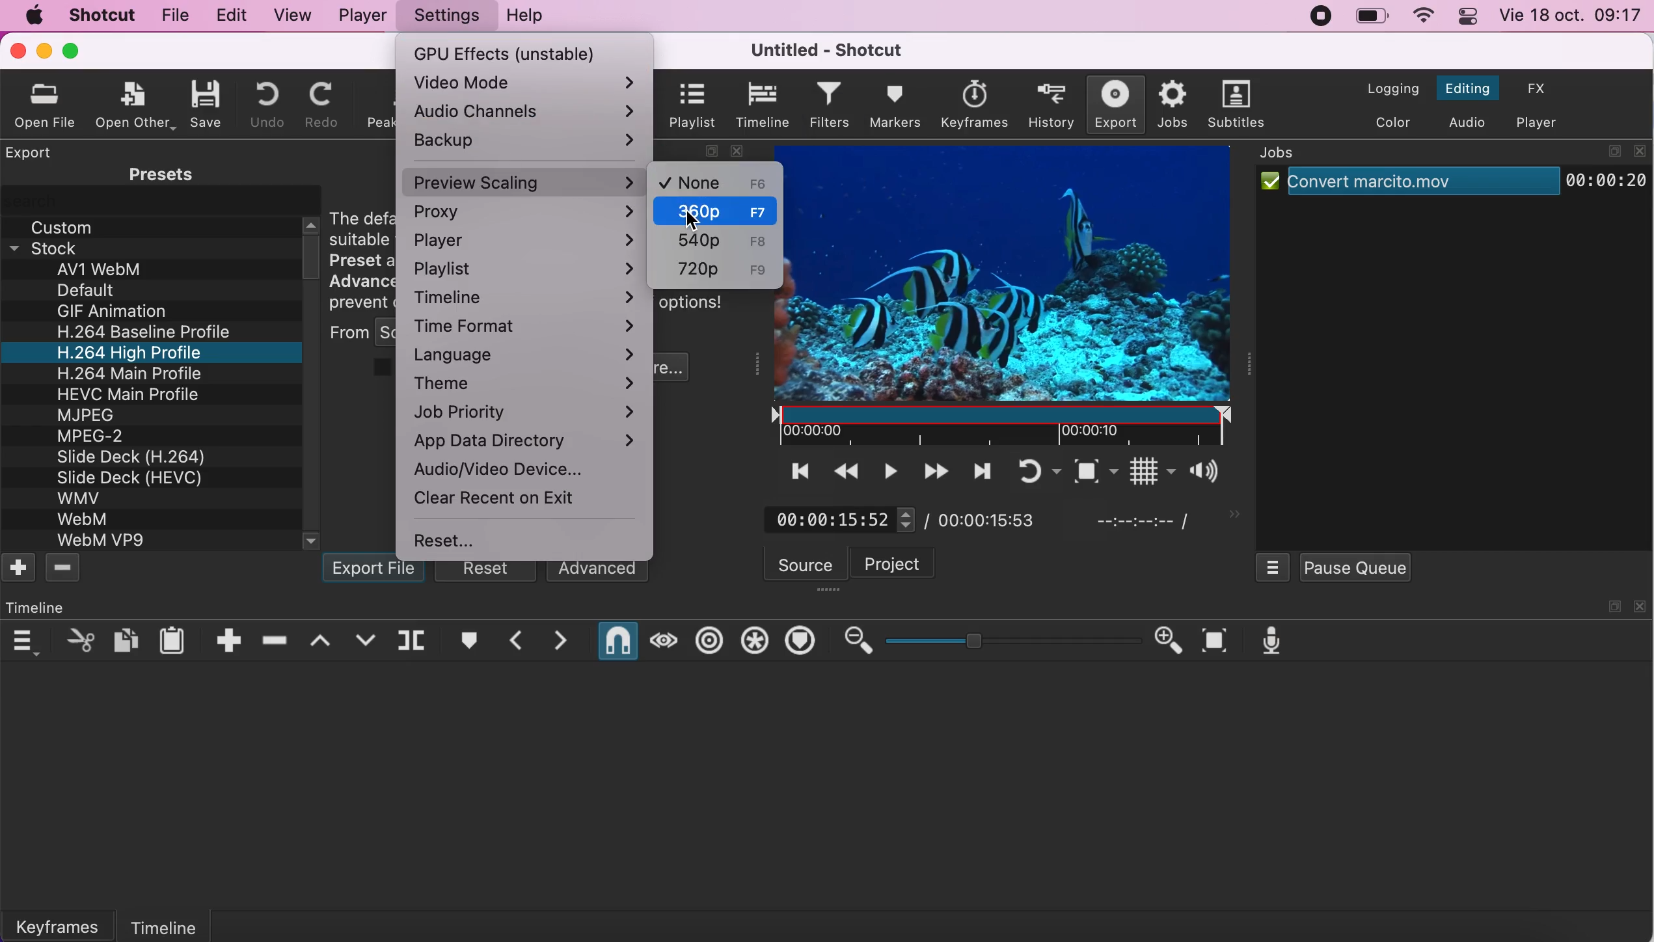  Describe the element at coordinates (529, 113) in the screenshot. I see `audio channels` at that location.